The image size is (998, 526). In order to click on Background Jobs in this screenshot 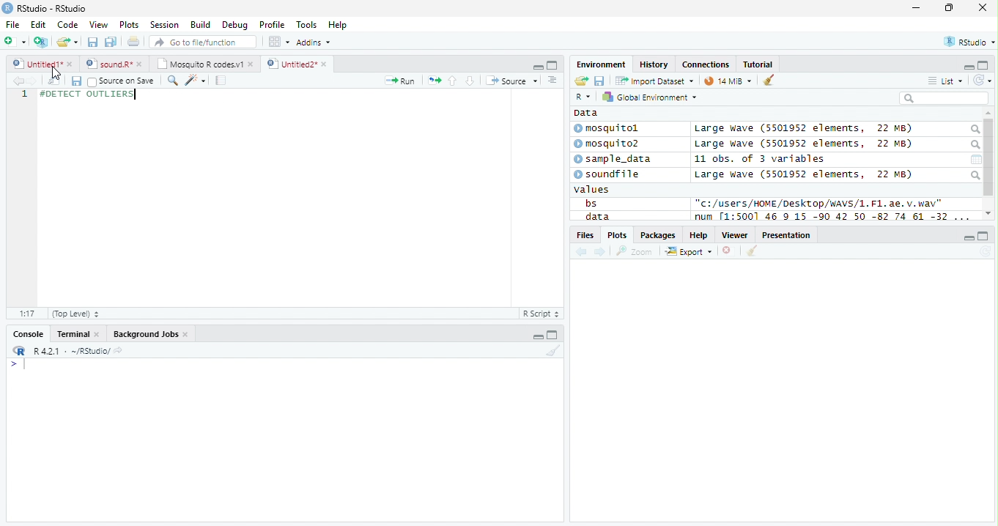, I will do `click(149, 334)`.